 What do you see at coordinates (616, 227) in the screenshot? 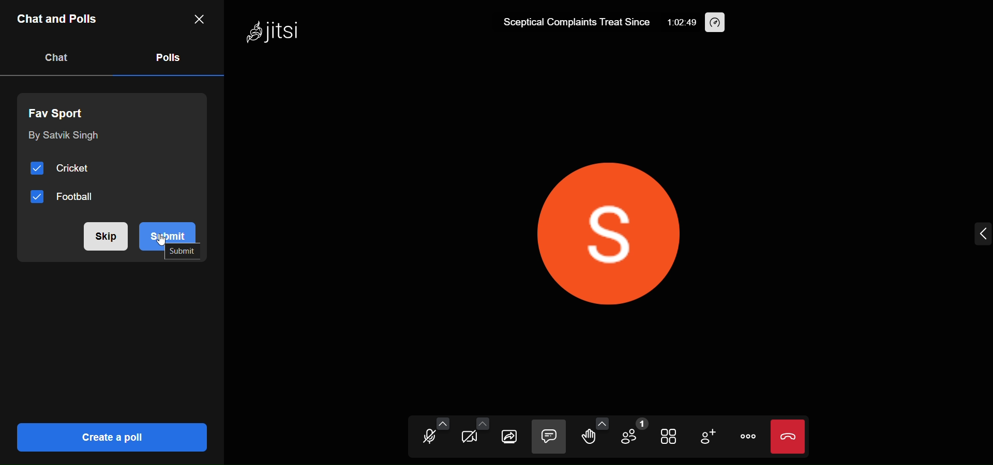
I see `display picture` at bounding box center [616, 227].